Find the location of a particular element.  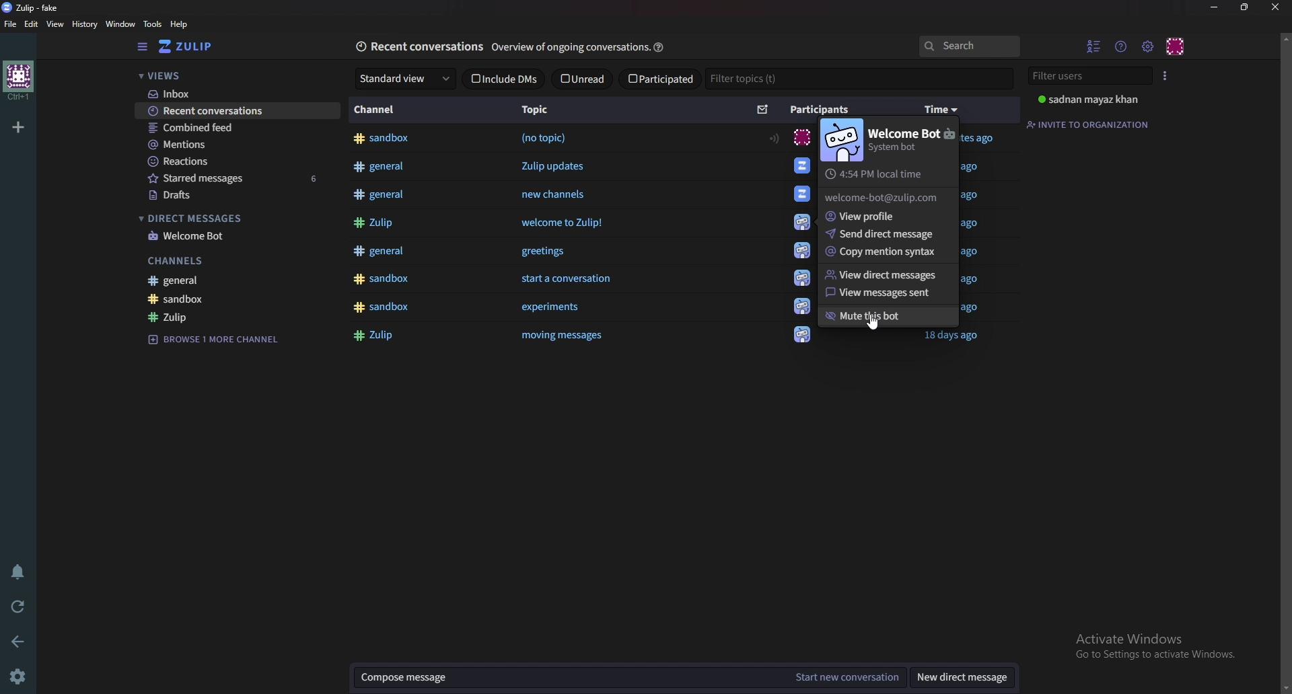

#sandbox is located at coordinates (382, 137).